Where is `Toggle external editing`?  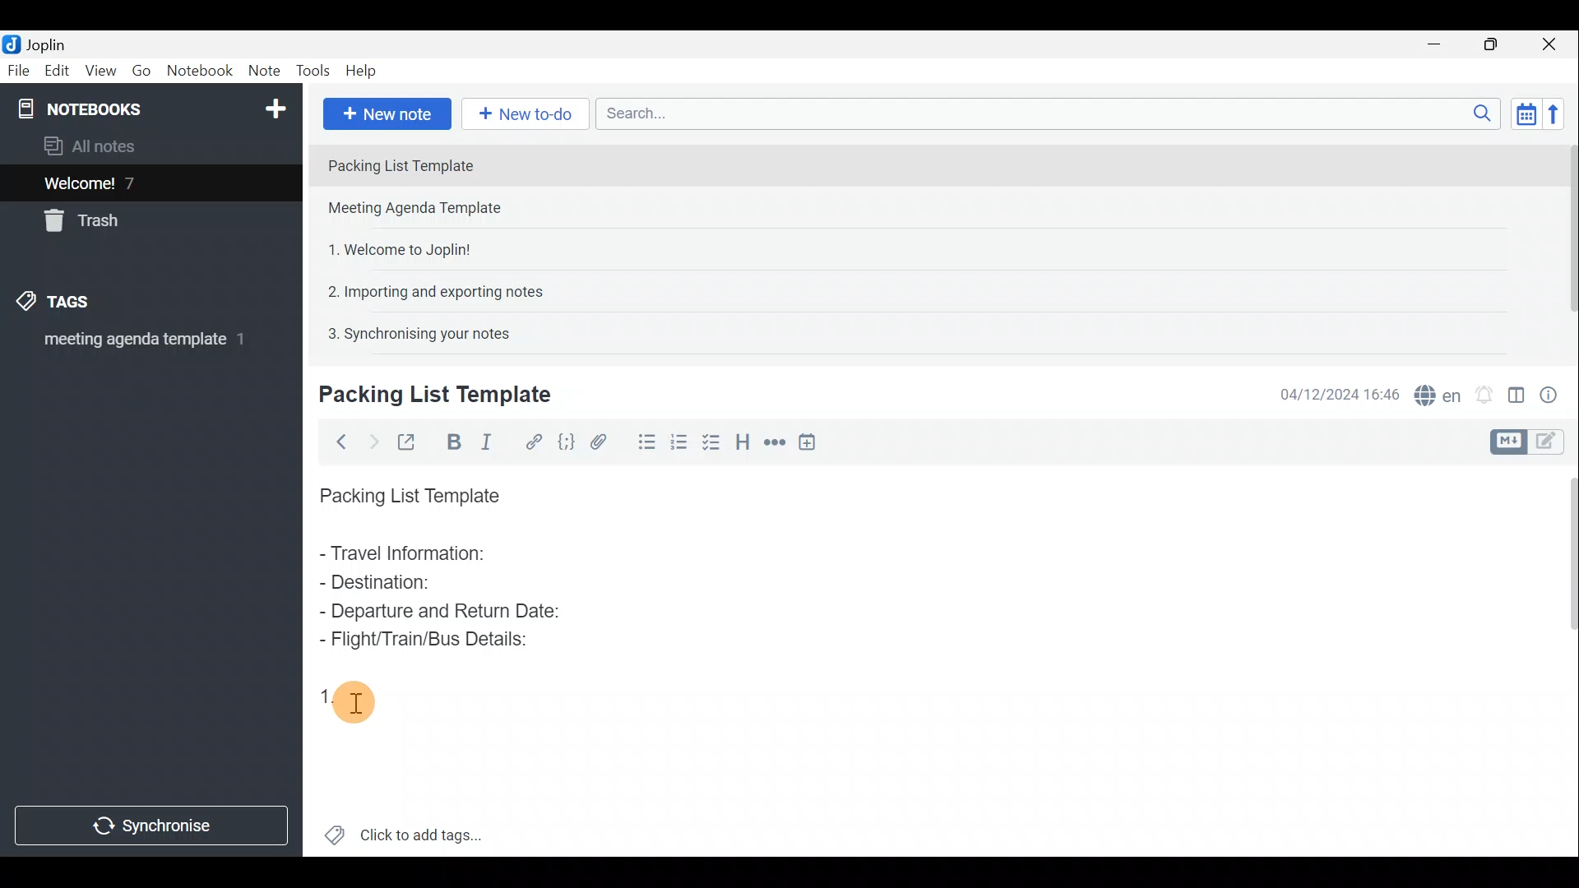
Toggle external editing is located at coordinates (408, 440).